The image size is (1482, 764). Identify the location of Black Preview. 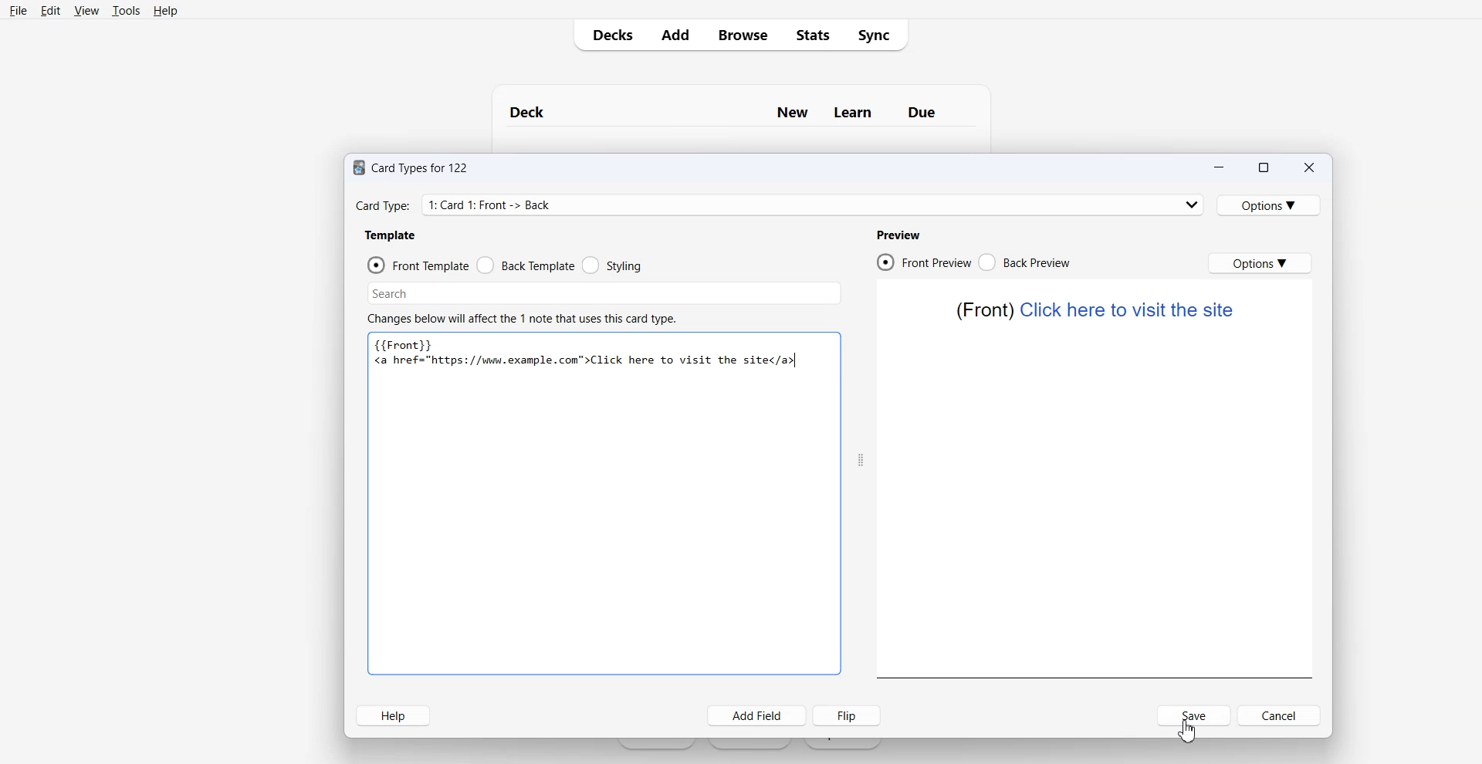
(1024, 262).